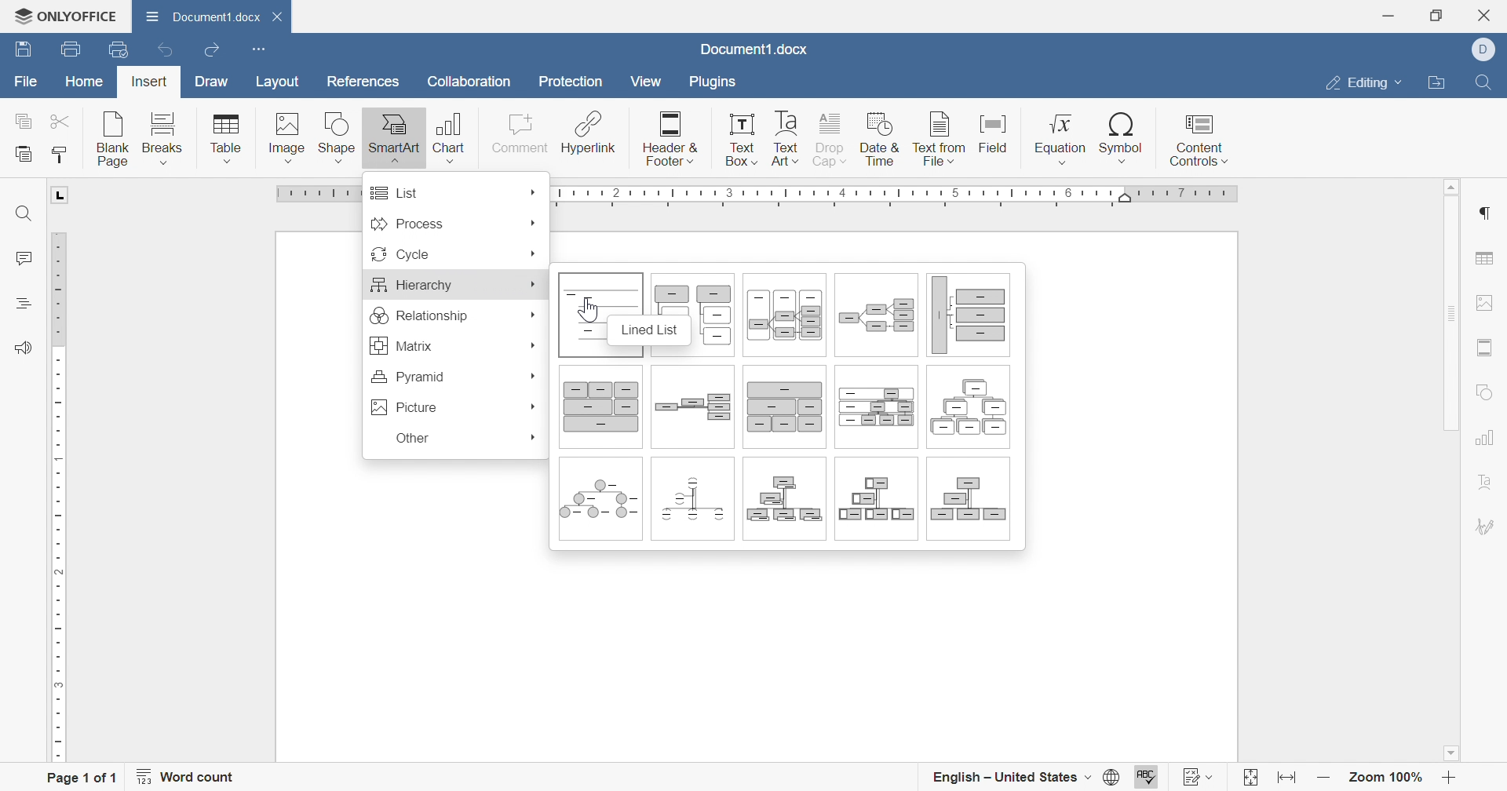  I want to click on Minimize, so click(1388, 16).